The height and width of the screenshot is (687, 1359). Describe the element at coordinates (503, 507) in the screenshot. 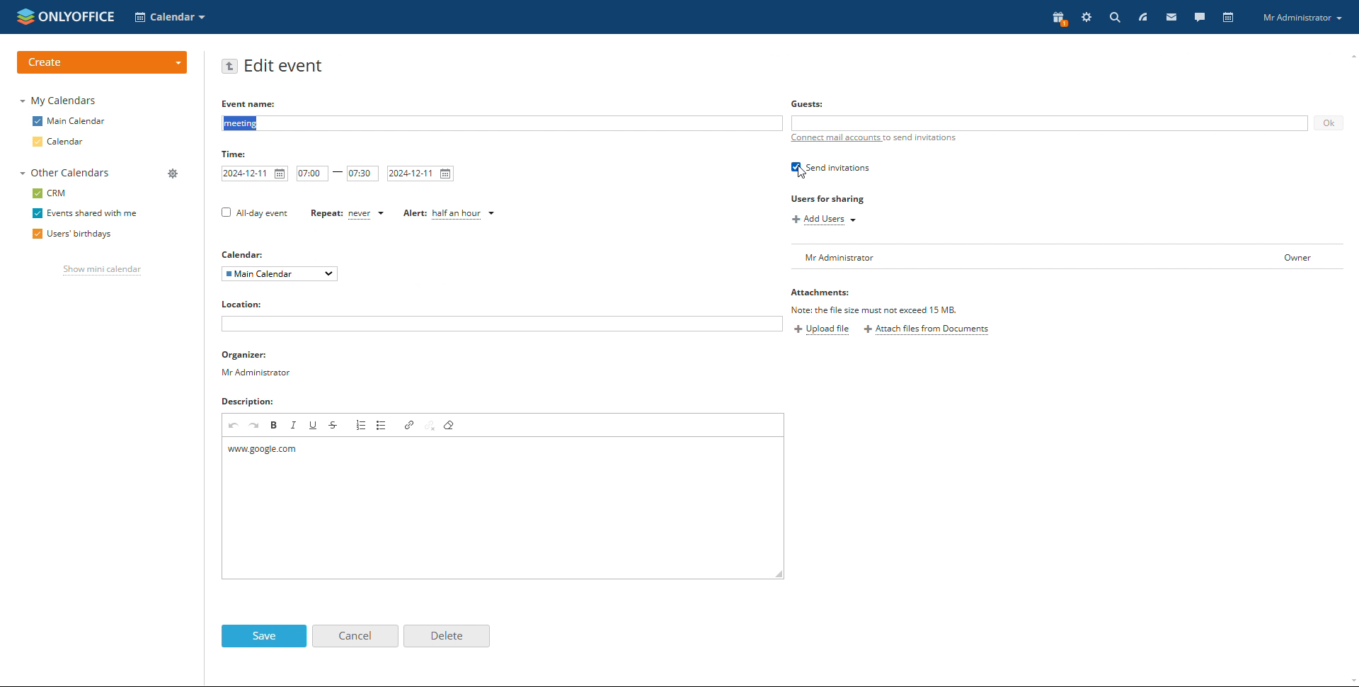

I see `event description` at that location.